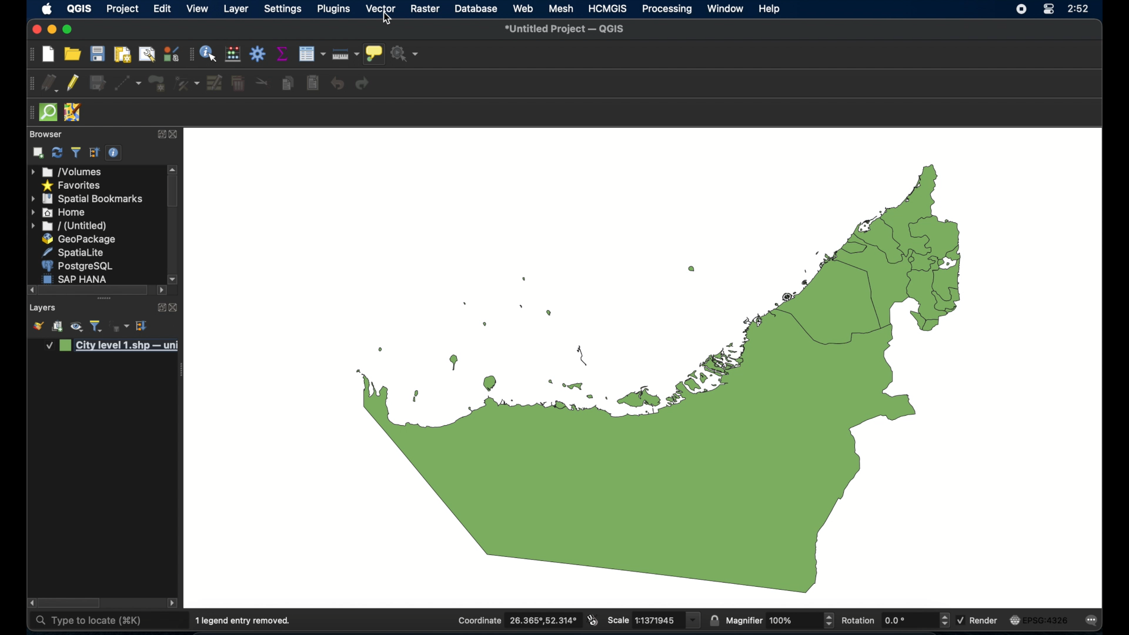 The image size is (1129, 635). What do you see at coordinates (74, 112) in the screenshot?
I see `jsom remote` at bounding box center [74, 112].